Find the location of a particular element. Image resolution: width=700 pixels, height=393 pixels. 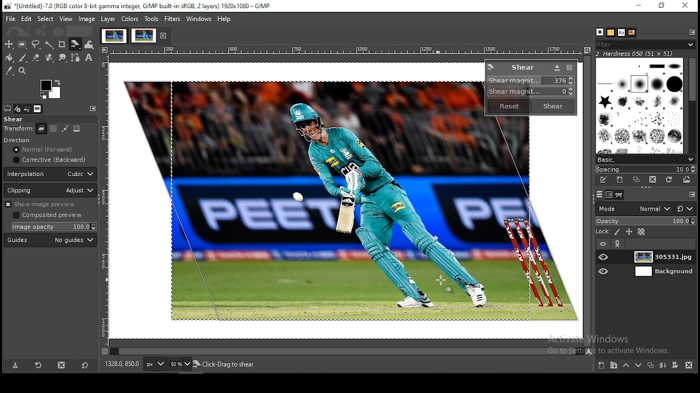

logo is located at coordinates (491, 67).